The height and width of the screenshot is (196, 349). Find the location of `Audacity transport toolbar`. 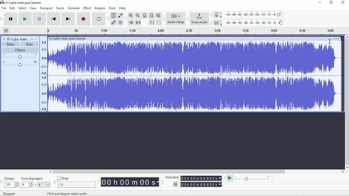

Audacity transport toolbar is located at coordinates (2, 19).